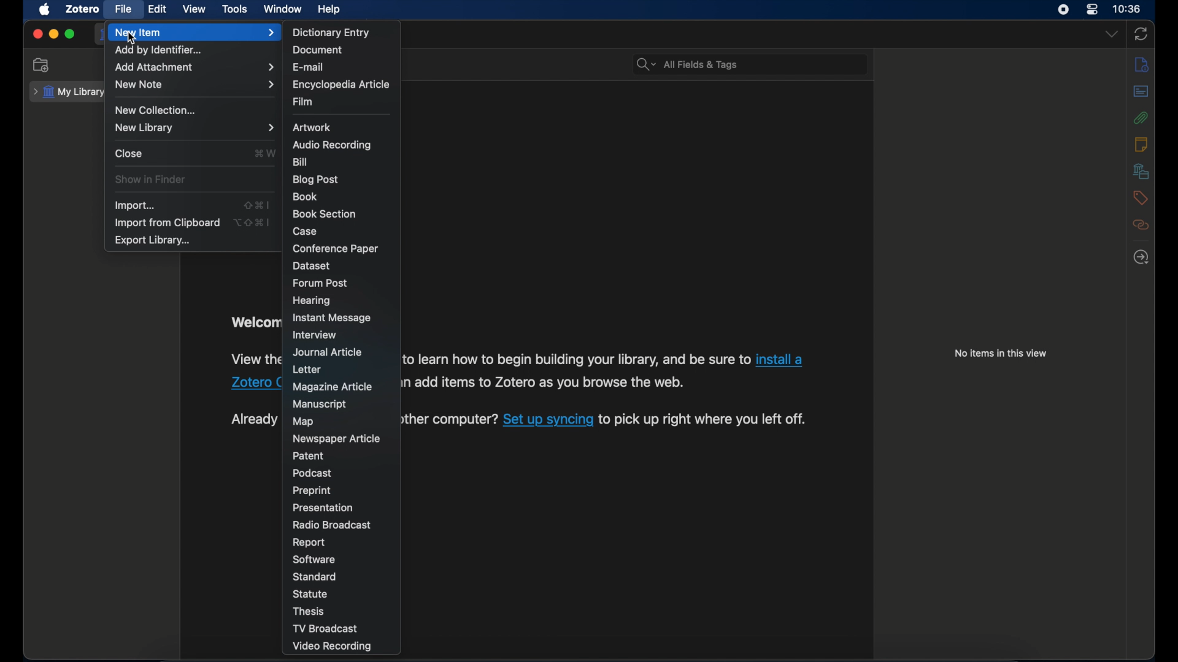  I want to click on manuscript, so click(321, 403).